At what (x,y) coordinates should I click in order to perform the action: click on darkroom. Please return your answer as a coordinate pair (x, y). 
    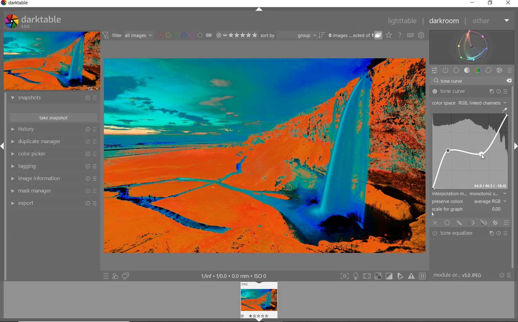
    Looking at the image, I should click on (444, 21).